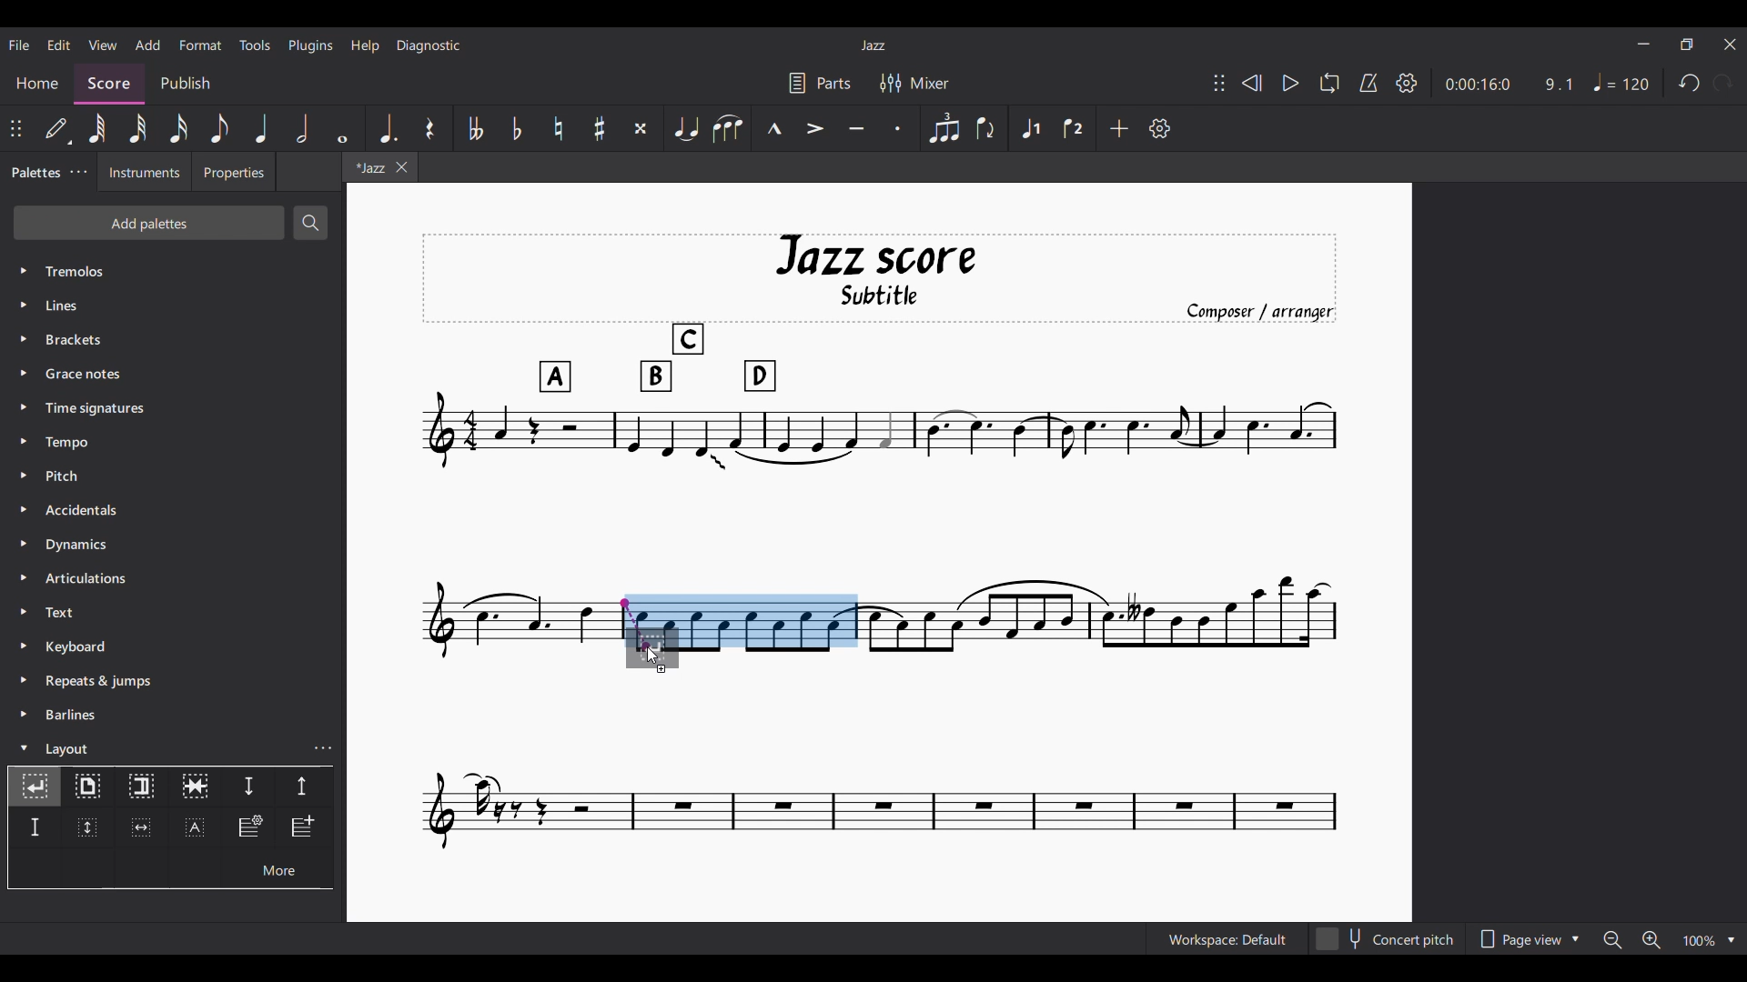  What do you see at coordinates (261, 128) in the screenshot?
I see `Quarter note` at bounding box center [261, 128].